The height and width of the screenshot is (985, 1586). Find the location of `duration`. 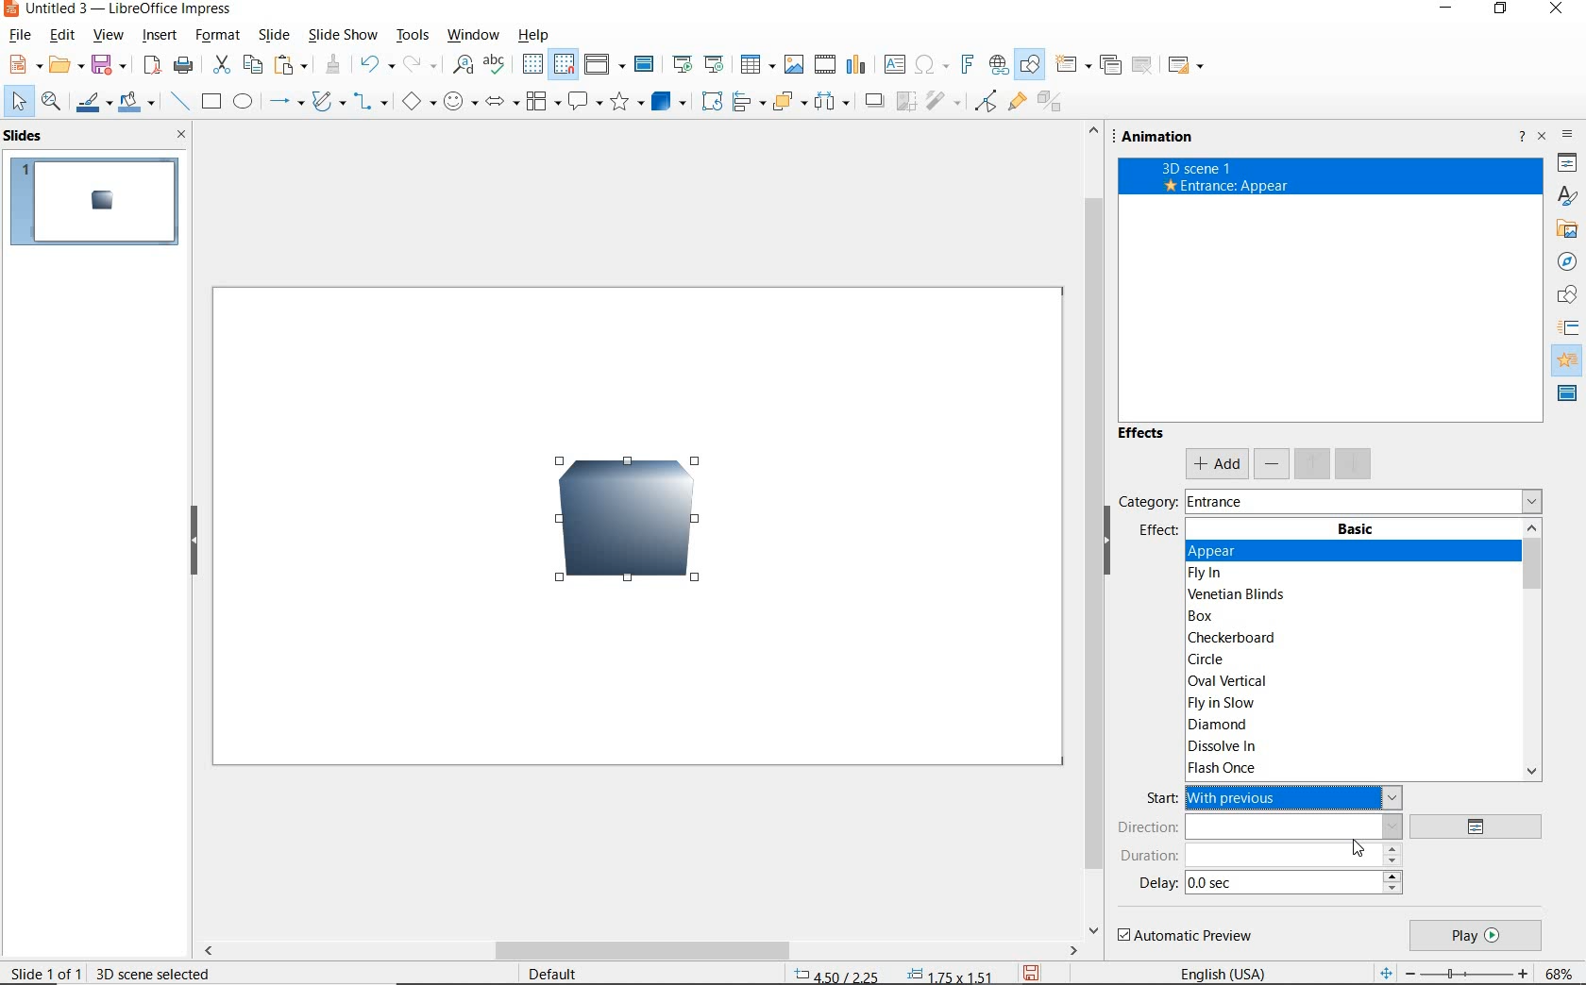

duration is located at coordinates (1261, 855).